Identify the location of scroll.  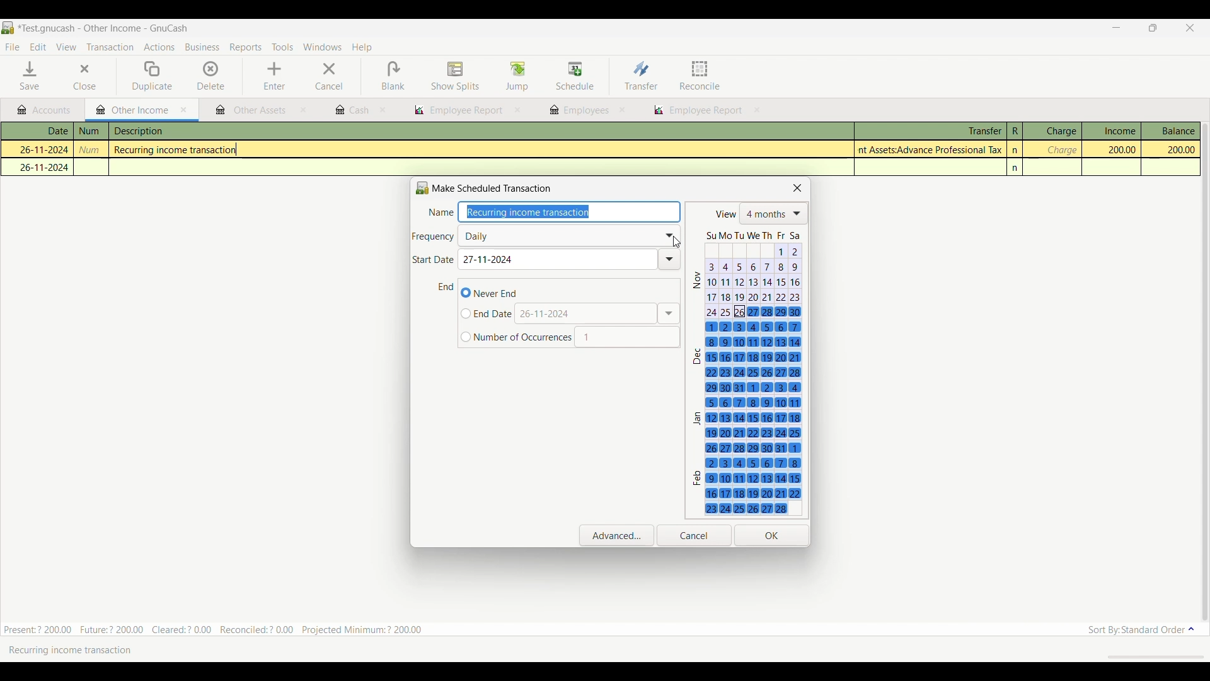
(1149, 656).